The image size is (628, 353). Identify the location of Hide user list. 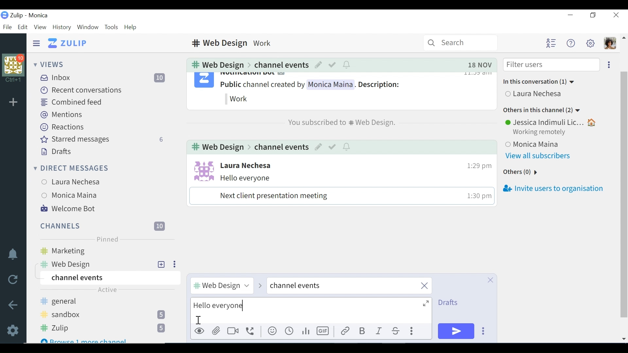
(551, 43).